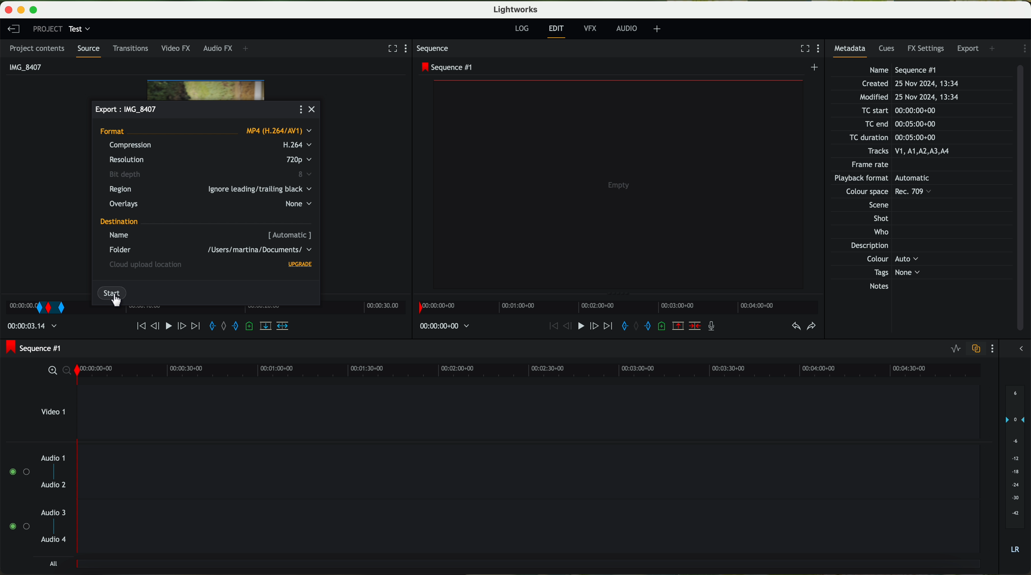 The height and width of the screenshot is (575, 1031). What do you see at coordinates (907, 152) in the screenshot?
I see `Tracks` at bounding box center [907, 152].